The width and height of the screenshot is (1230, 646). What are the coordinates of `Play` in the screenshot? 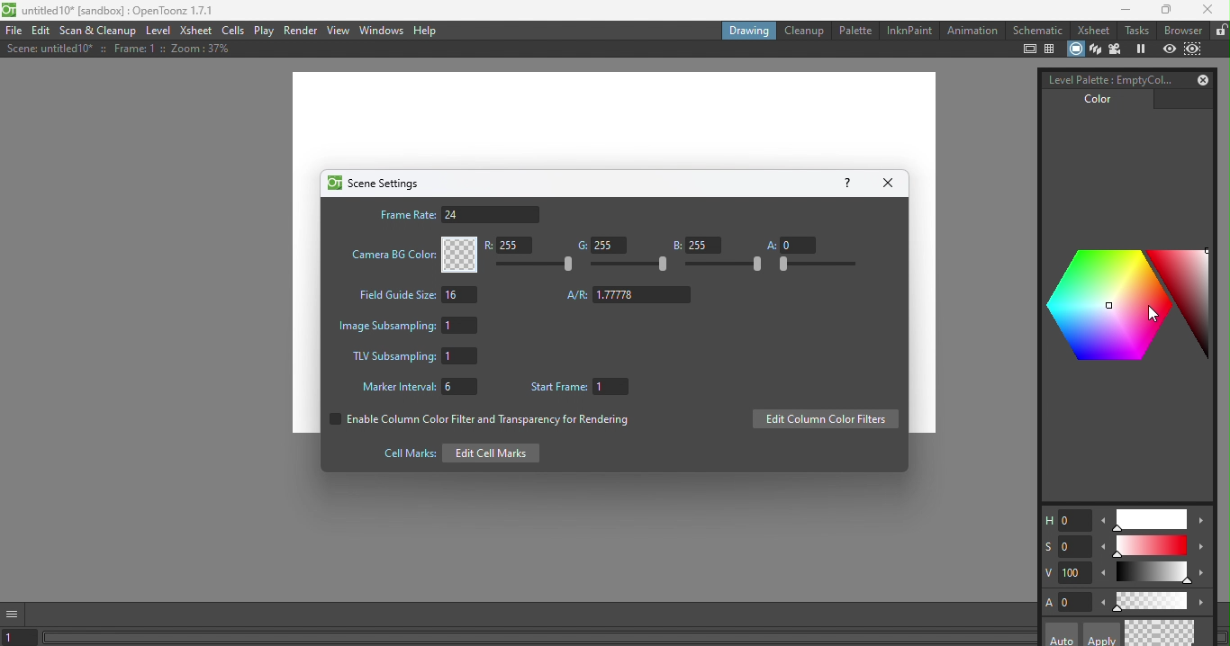 It's located at (265, 31).